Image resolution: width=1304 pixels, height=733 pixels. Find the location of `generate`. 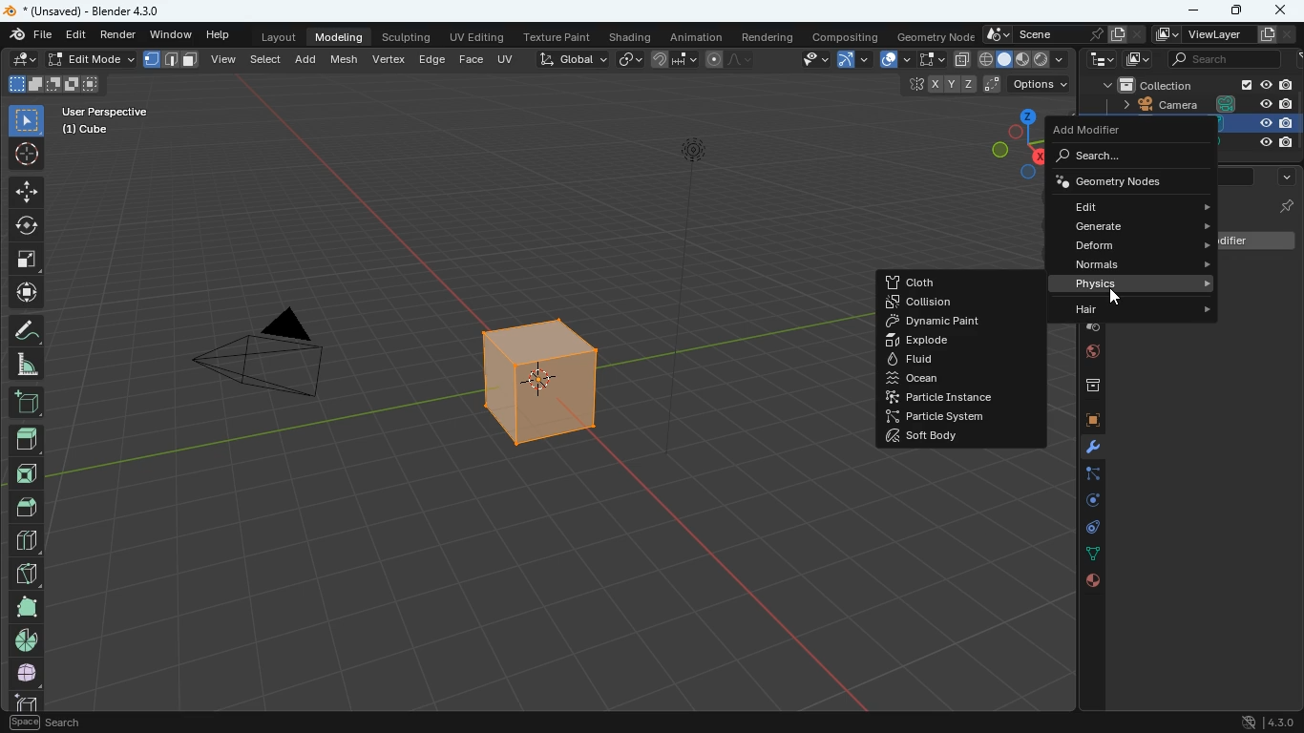

generate is located at coordinates (1140, 226).